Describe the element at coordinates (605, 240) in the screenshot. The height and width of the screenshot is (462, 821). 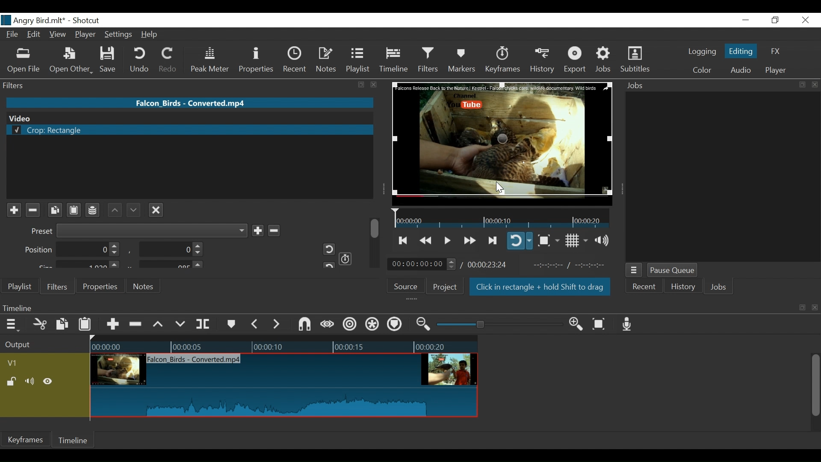
I see `Show volume control` at that location.